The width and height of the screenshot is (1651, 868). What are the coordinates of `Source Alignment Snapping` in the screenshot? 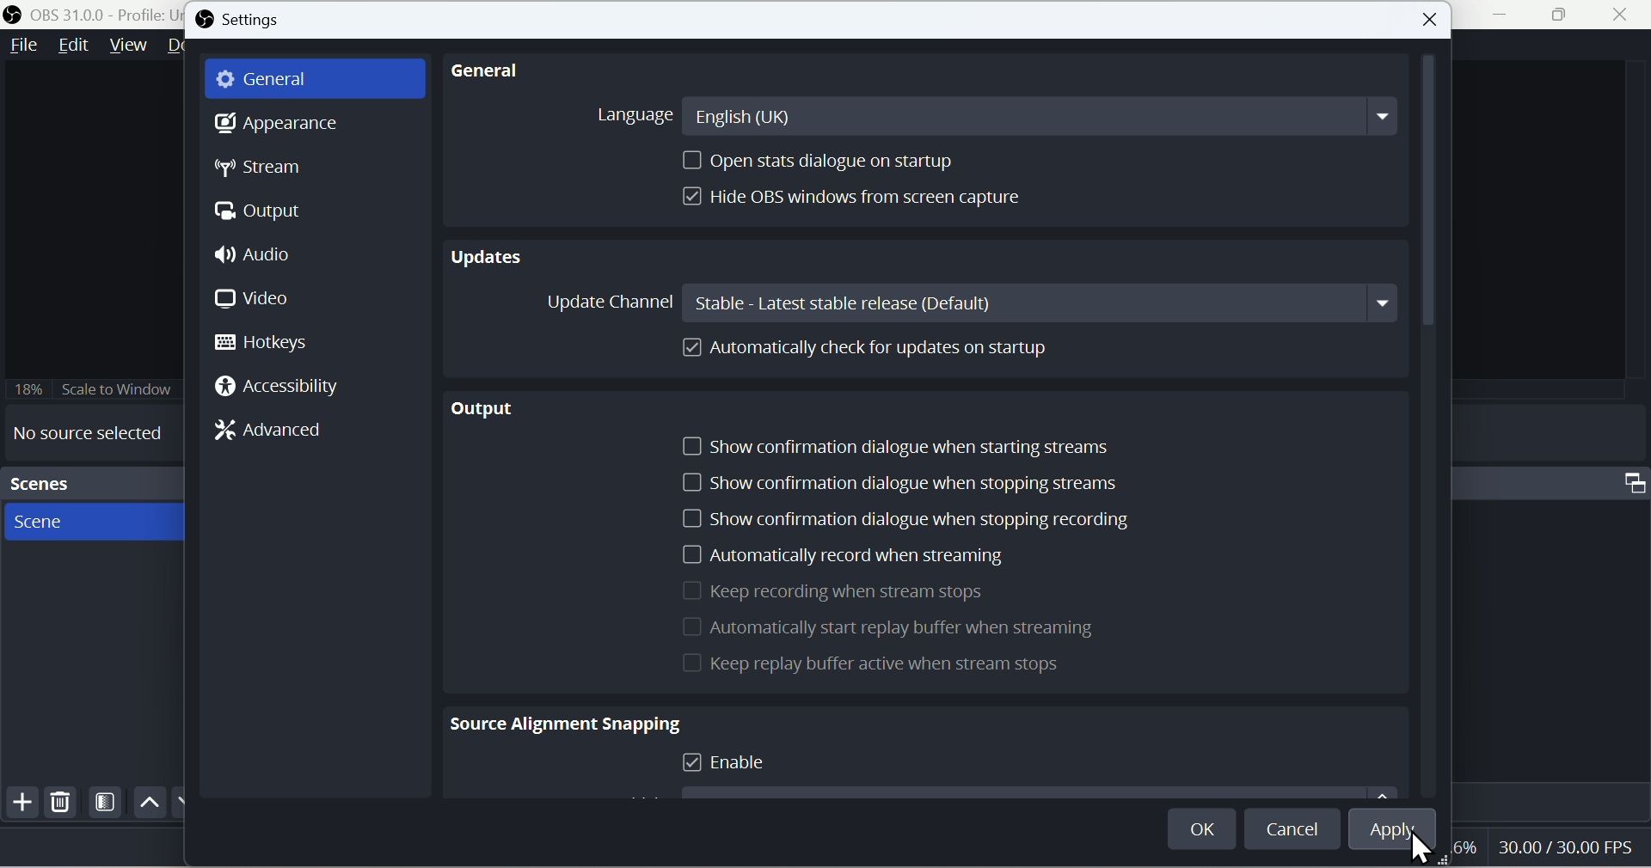 It's located at (561, 721).